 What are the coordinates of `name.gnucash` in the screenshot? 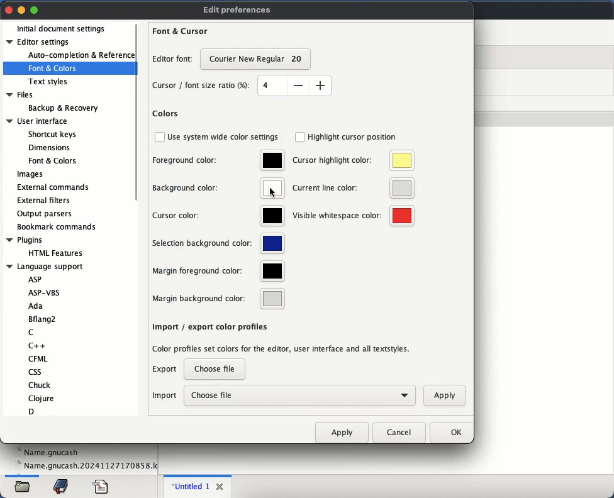 It's located at (86, 466).